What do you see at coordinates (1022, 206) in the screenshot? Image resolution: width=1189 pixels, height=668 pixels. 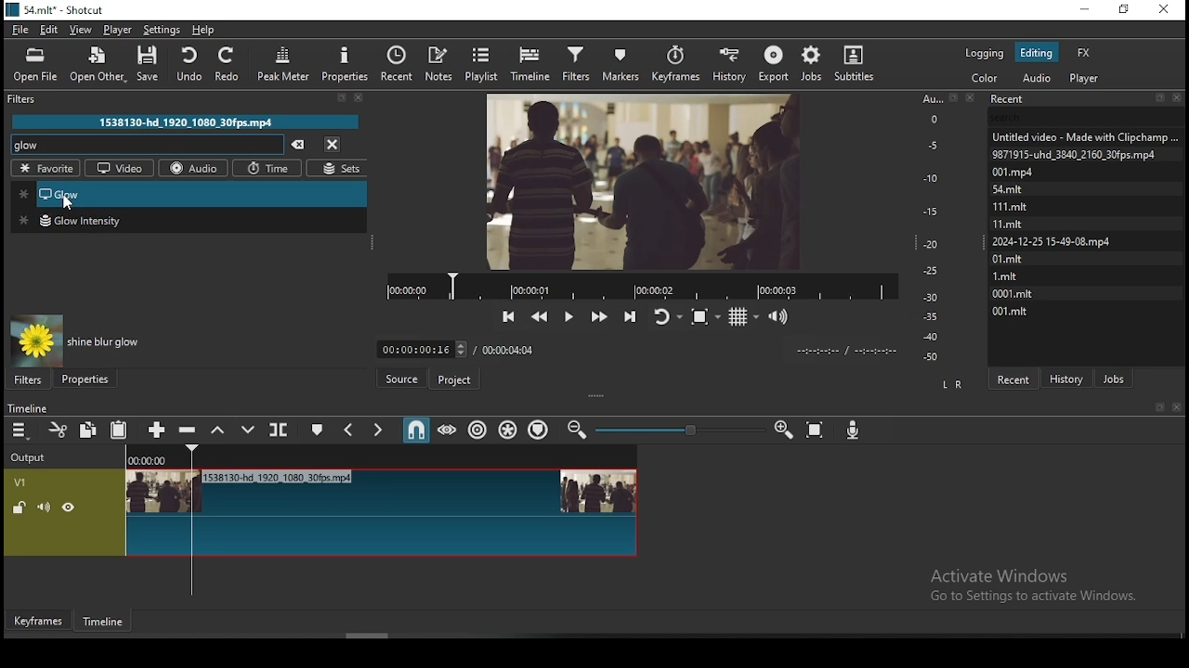 I see `111.mit` at bounding box center [1022, 206].